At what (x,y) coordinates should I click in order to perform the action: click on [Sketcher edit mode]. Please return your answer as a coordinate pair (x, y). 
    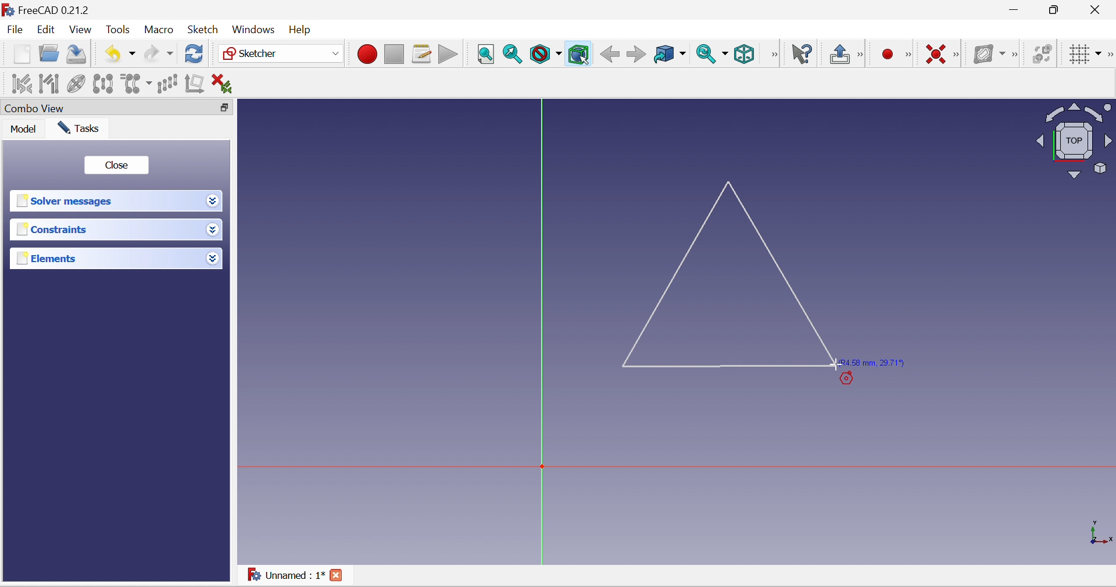
    Looking at the image, I should click on (864, 55).